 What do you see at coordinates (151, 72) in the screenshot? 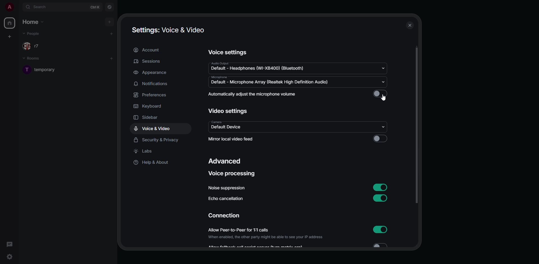
I see `appearance` at bounding box center [151, 72].